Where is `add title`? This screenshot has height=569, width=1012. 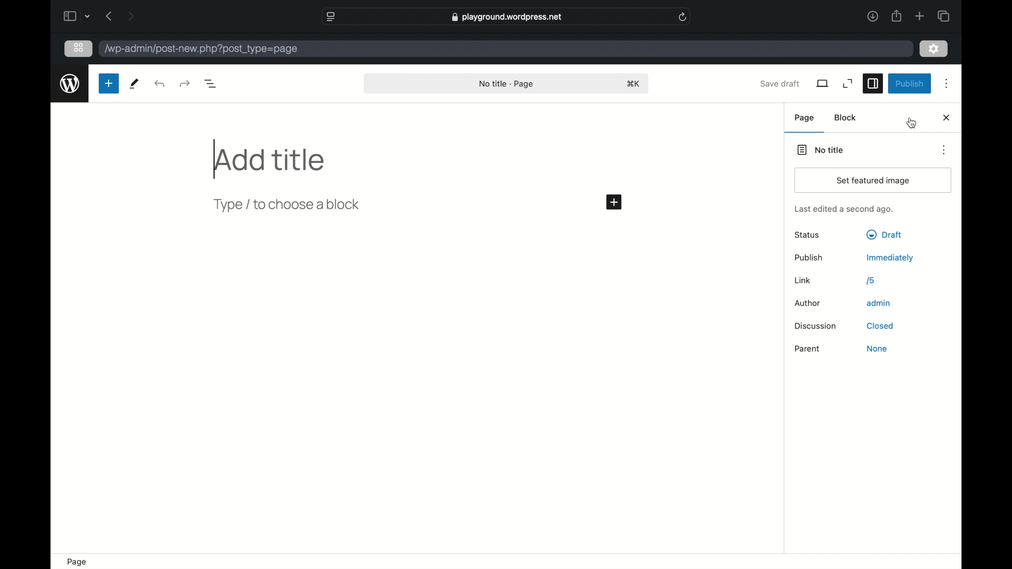 add title is located at coordinates (269, 161).